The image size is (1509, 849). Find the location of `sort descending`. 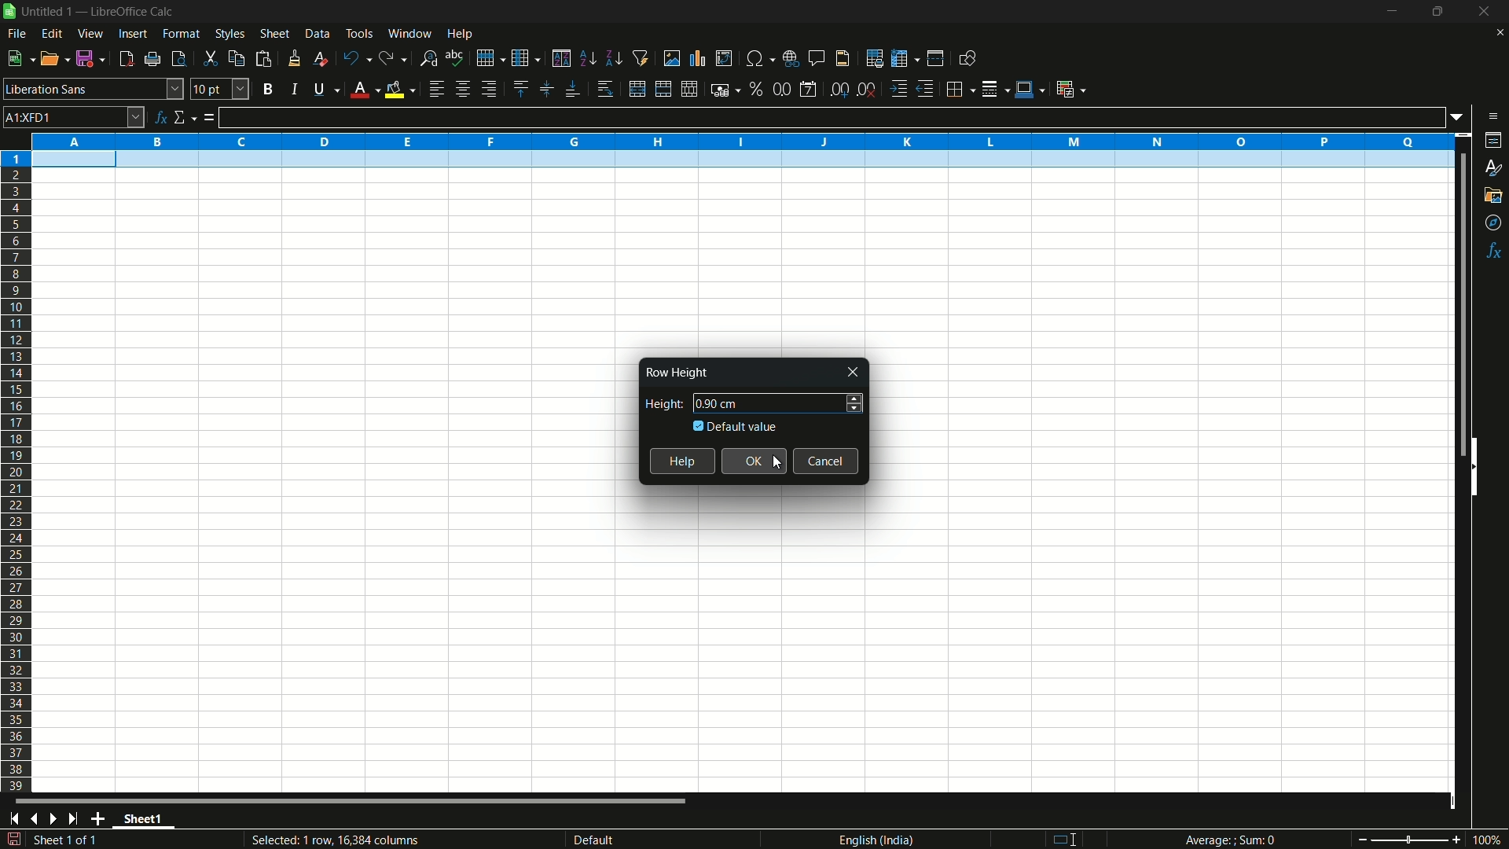

sort descending is located at coordinates (612, 58).